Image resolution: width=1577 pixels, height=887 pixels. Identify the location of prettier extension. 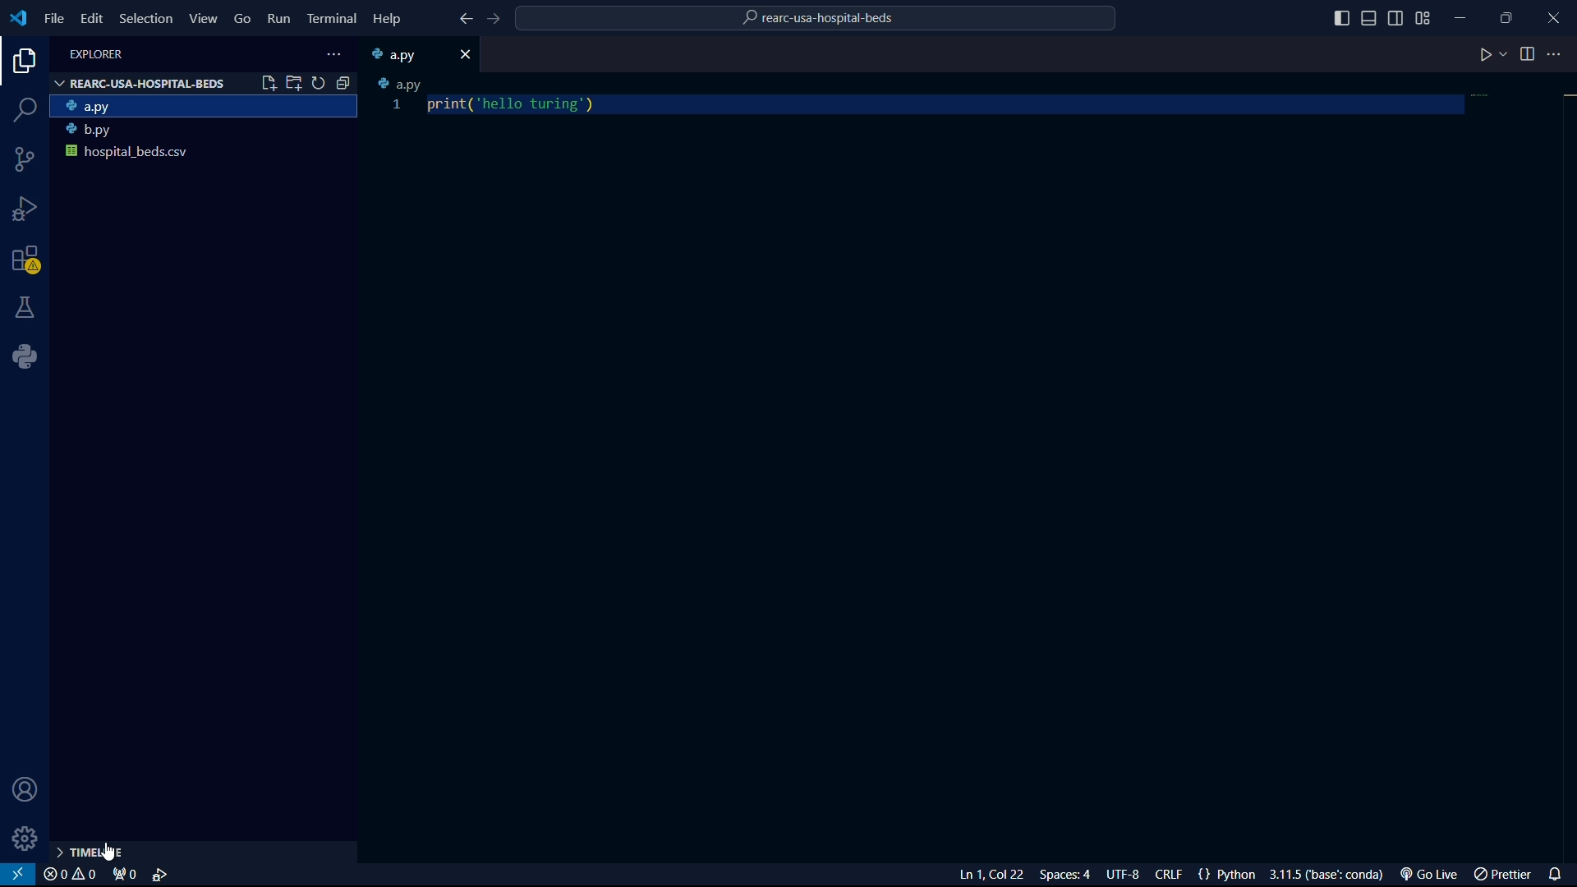
(1501, 876).